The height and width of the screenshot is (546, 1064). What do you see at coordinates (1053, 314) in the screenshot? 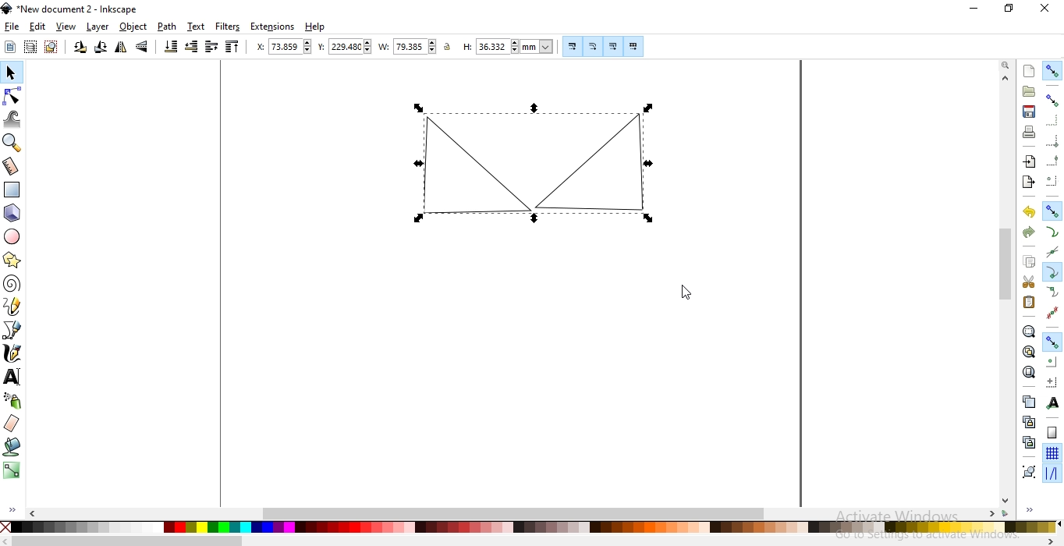
I see `snap midpoints of line segments` at bounding box center [1053, 314].